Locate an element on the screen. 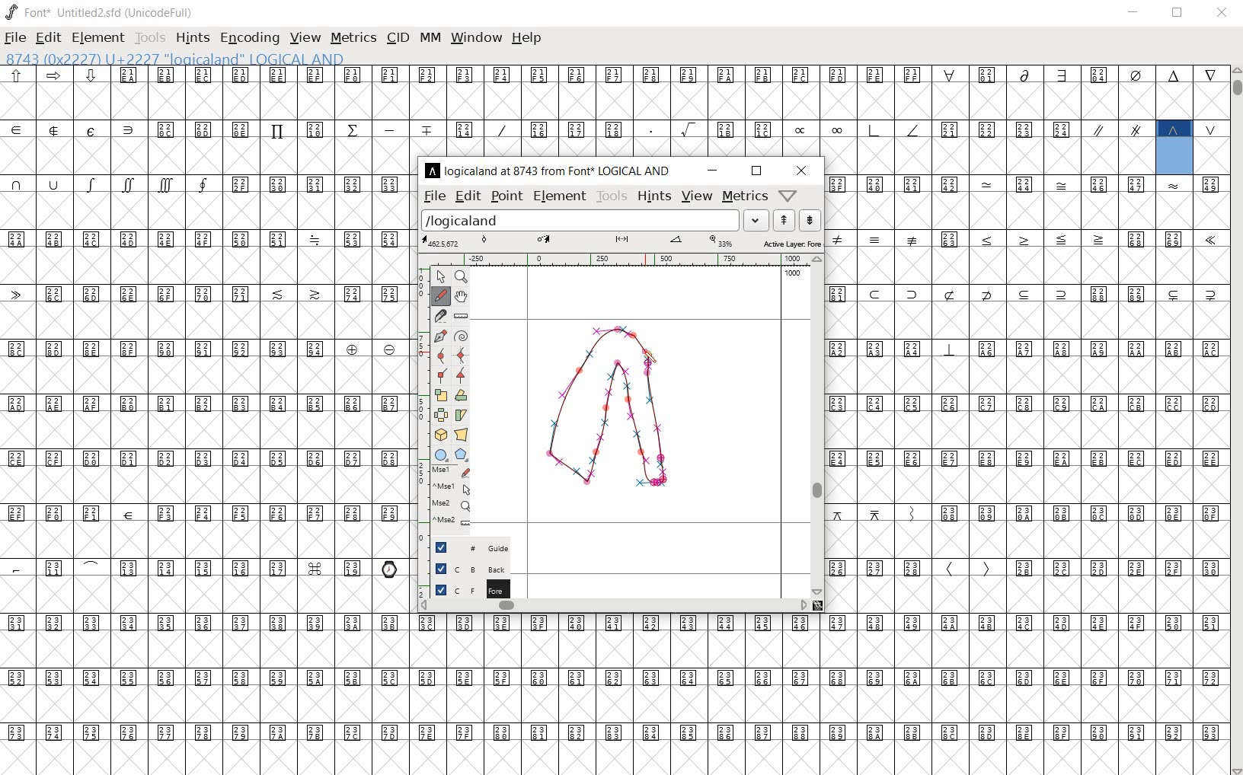 Image resolution: width=1243 pixels, height=775 pixels. minimize is located at coordinates (1136, 14).